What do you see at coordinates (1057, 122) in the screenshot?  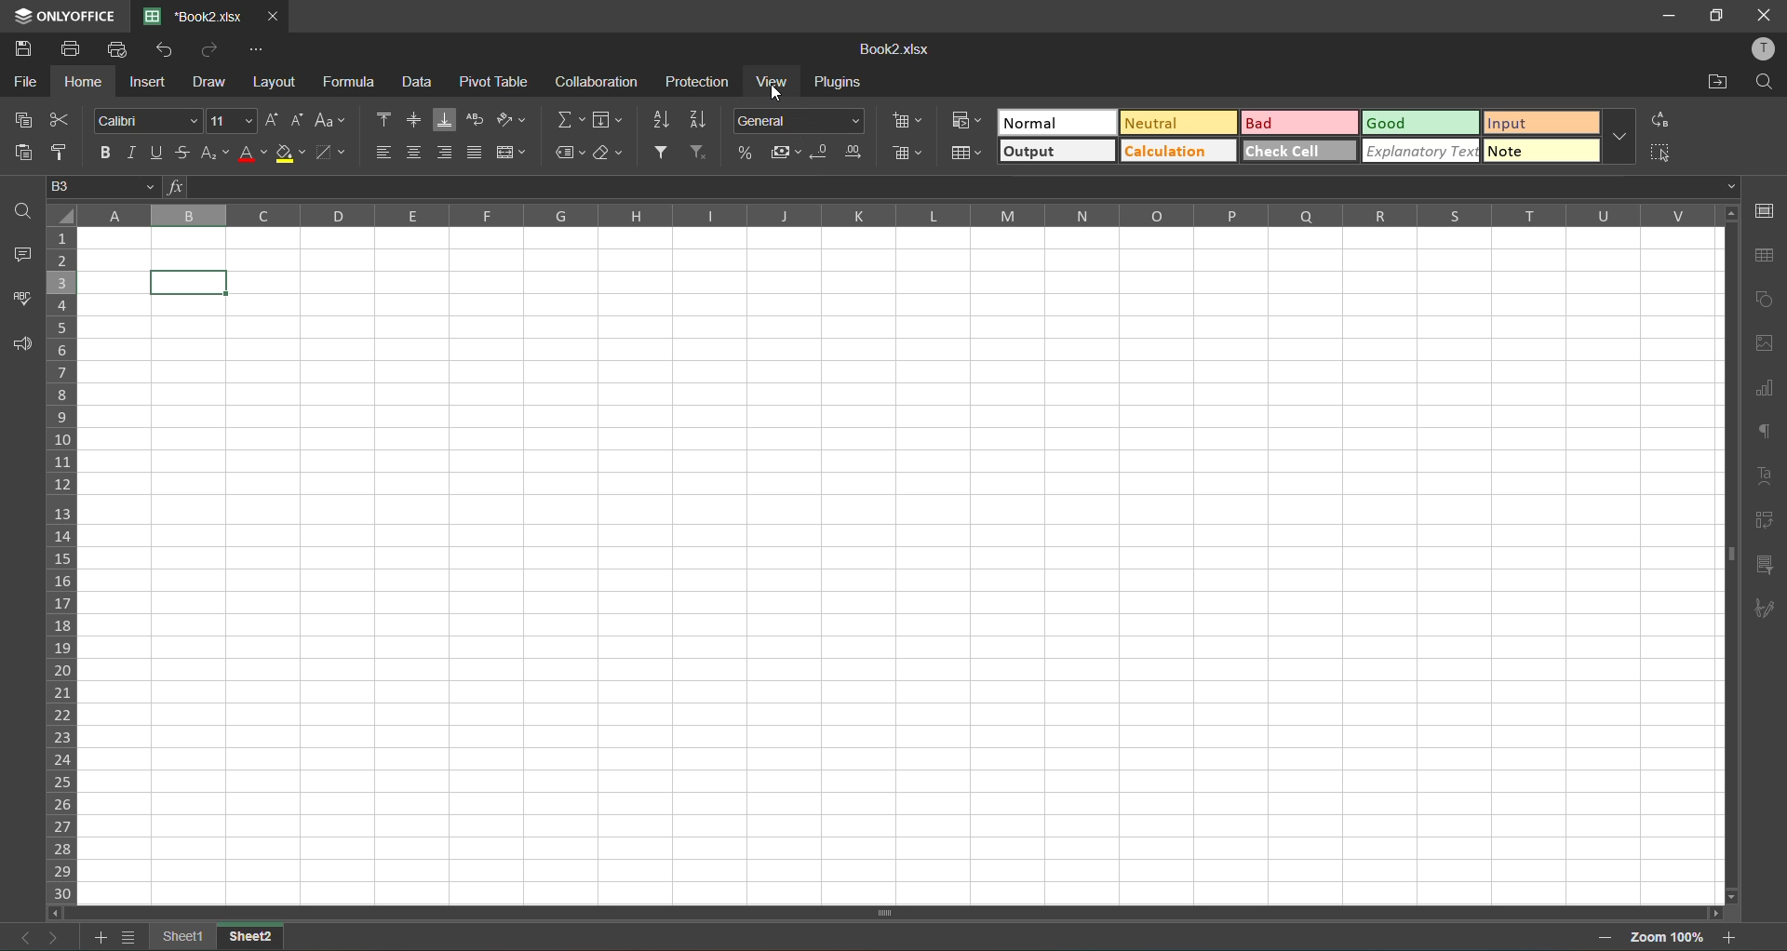 I see `normal` at bounding box center [1057, 122].